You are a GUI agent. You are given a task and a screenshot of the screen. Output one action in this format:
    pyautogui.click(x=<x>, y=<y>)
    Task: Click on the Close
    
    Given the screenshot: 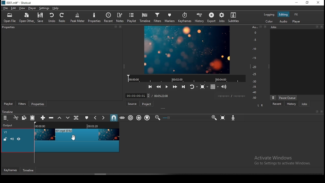 What is the action you would take?
    pyautogui.click(x=266, y=27)
    